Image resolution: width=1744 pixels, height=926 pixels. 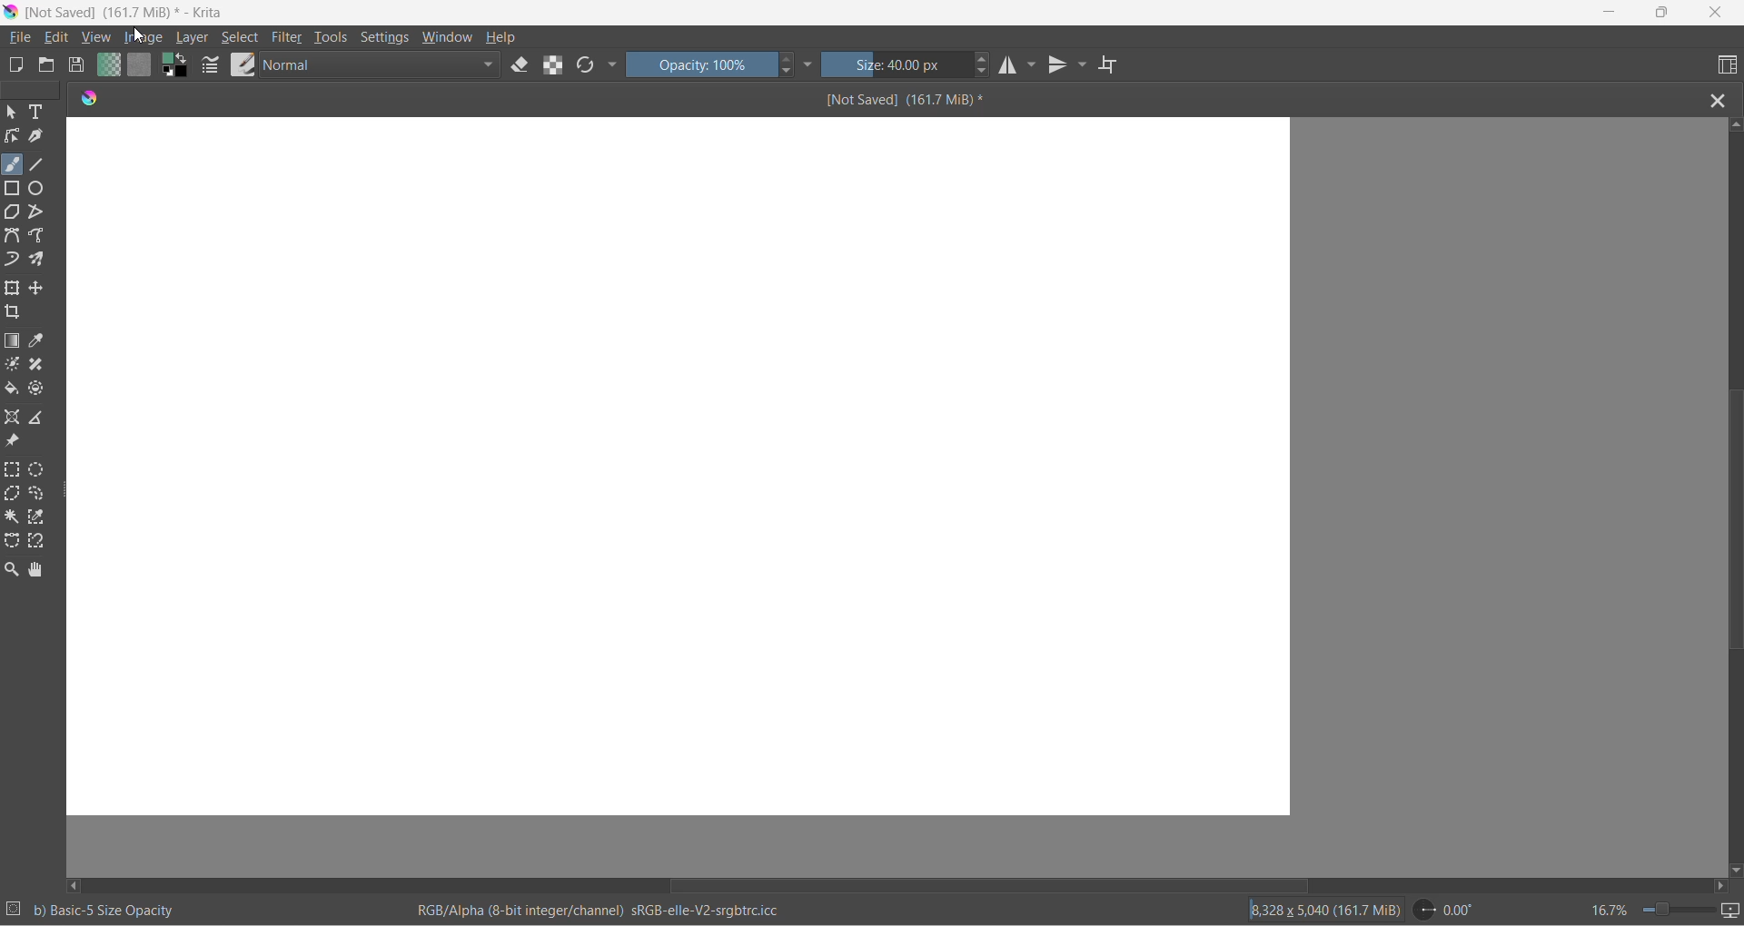 I want to click on tools, so click(x=333, y=41).